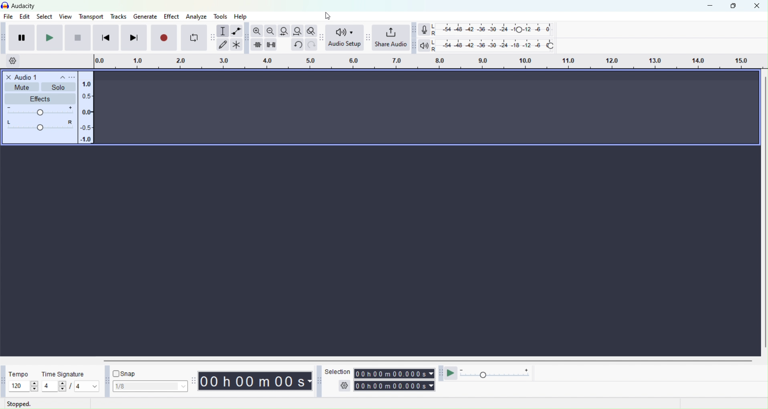 Image resolution: width=768 pixels, height=409 pixels. I want to click on Audacity playback meter toolbar, so click(414, 45).